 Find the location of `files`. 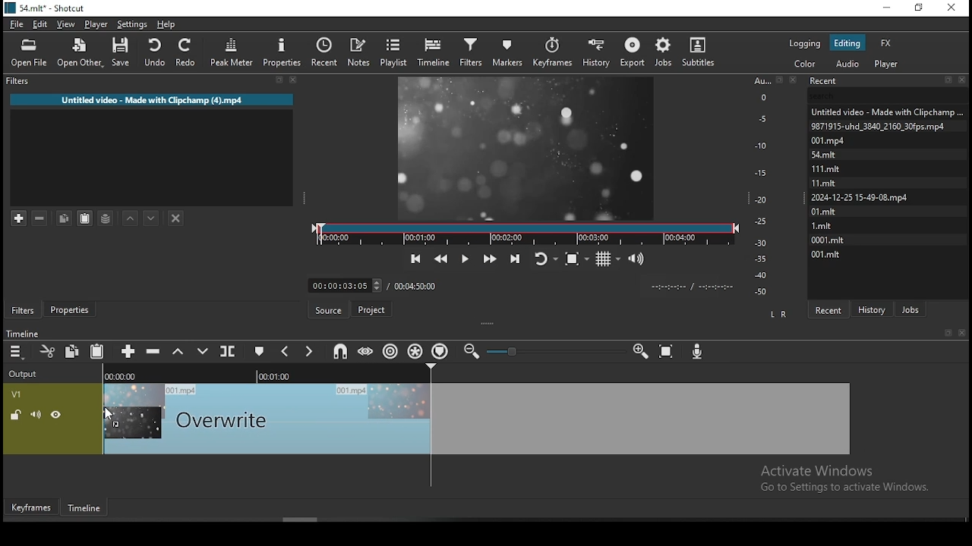

files is located at coordinates (878, 125).